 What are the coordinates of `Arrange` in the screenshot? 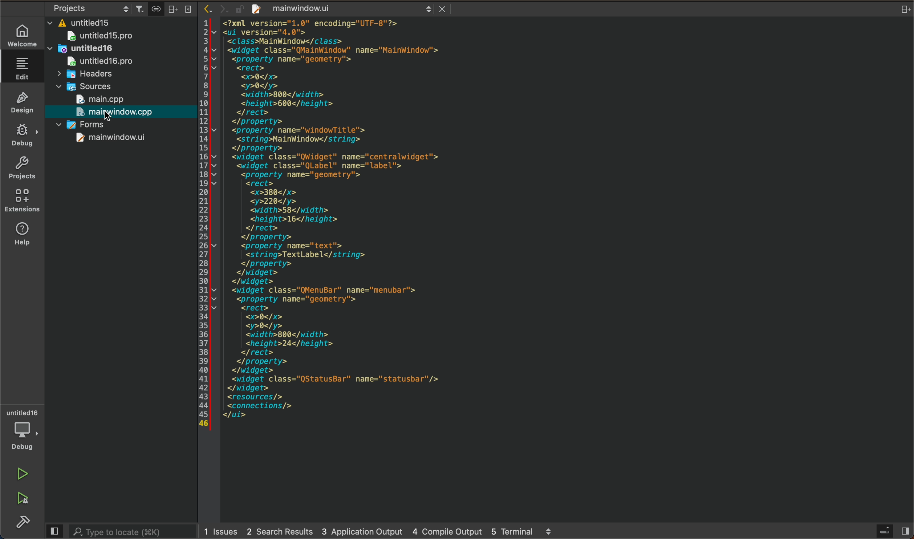 It's located at (171, 8).